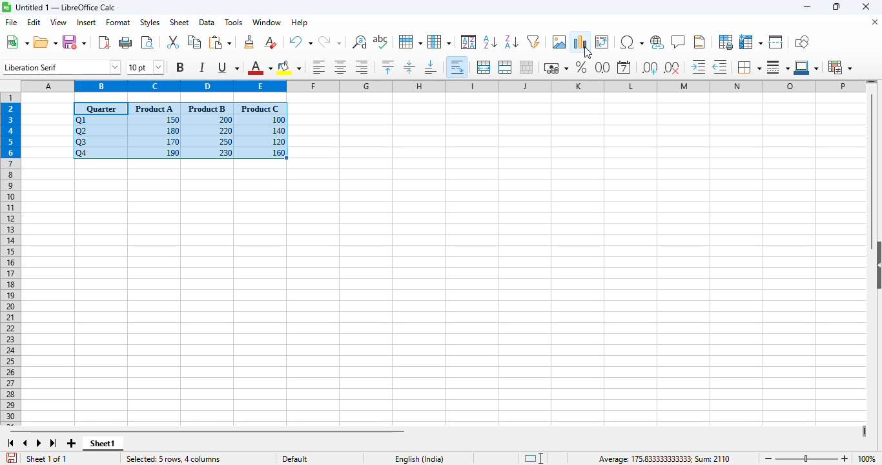 This screenshot has height=465, width=882. What do you see at coordinates (319, 67) in the screenshot?
I see `align left` at bounding box center [319, 67].